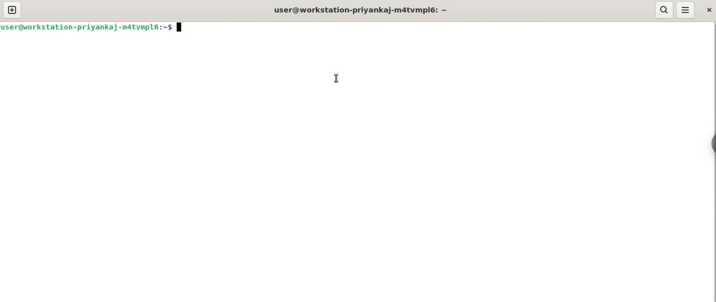 The height and width of the screenshot is (302, 716). What do you see at coordinates (92, 27) in the screenshot?
I see `user@workstation-priyankaj-m4tvmpl6: ~$` at bounding box center [92, 27].